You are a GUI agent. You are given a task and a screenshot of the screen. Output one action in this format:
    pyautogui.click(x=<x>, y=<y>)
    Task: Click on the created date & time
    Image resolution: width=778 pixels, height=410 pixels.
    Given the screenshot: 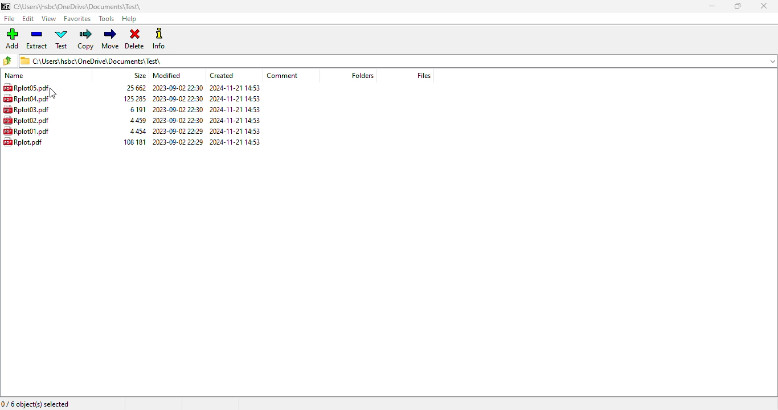 What is the action you would take?
    pyautogui.click(x=236, y=99)
    